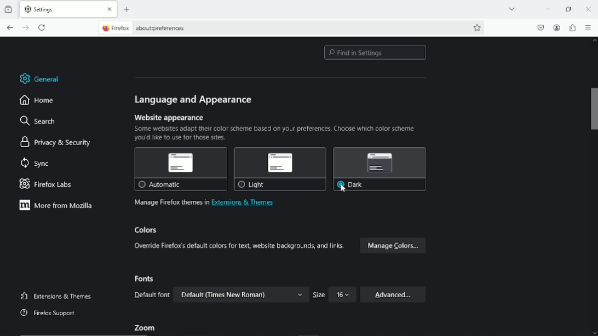  What do you see at coordinates (69, 9) in the screenshot?
I see `current tab` at bounding box center [69, 9].